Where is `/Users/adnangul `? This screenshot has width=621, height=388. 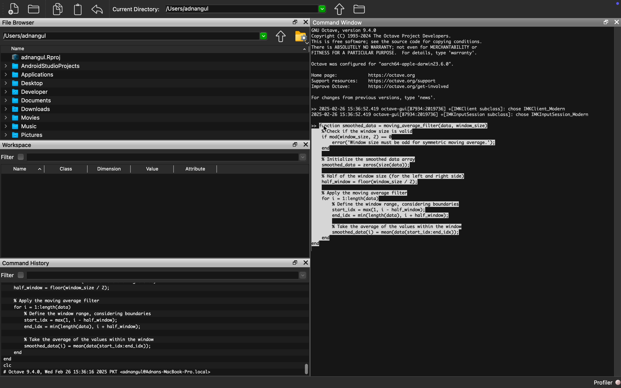
/Users/adnangul  is located at coordinates (135, 36).